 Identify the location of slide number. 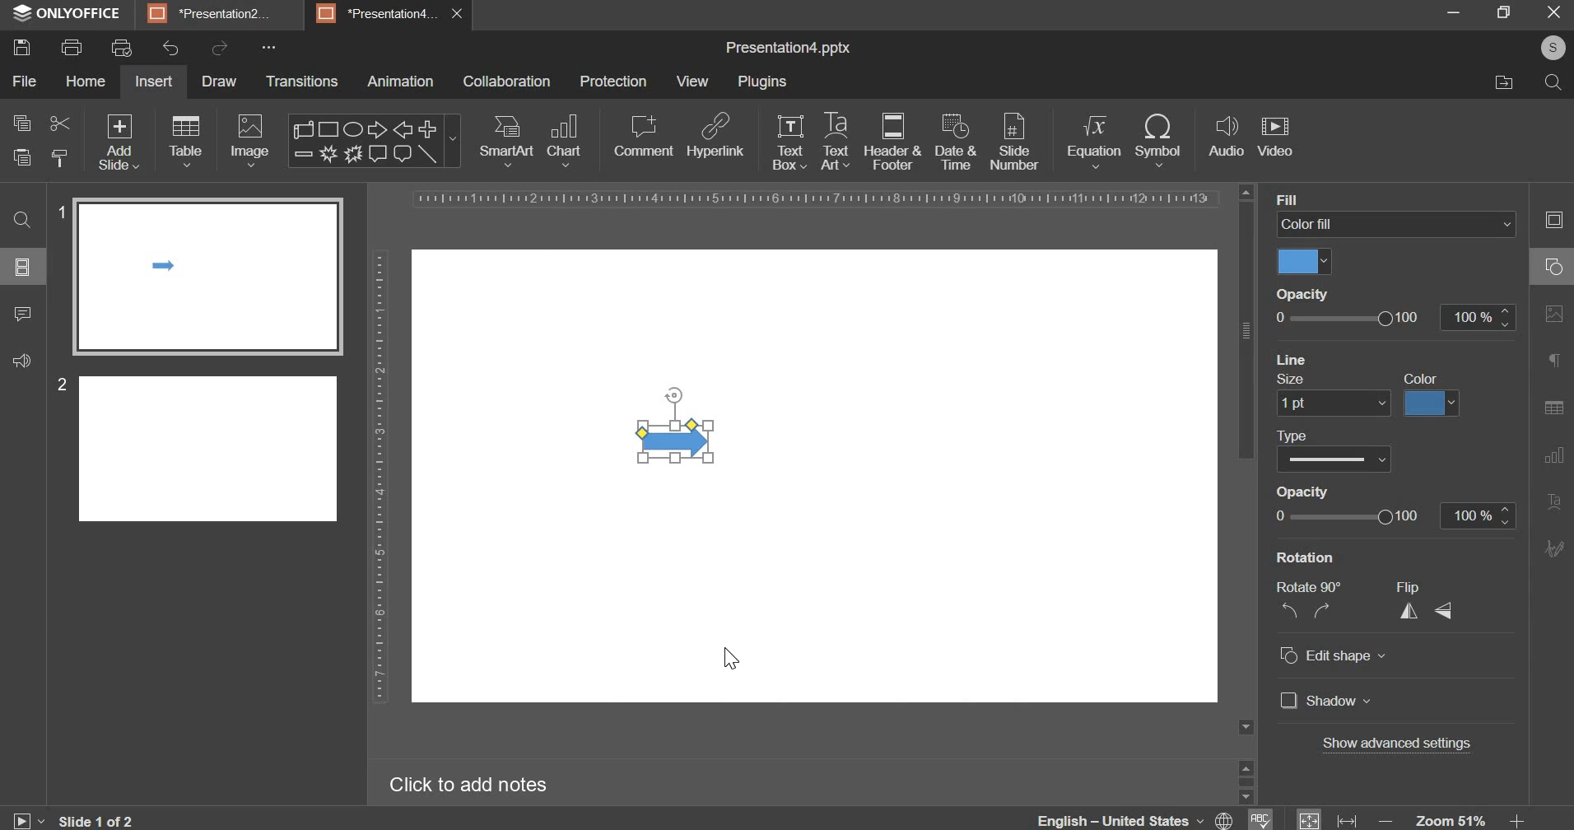
(1014, 143).